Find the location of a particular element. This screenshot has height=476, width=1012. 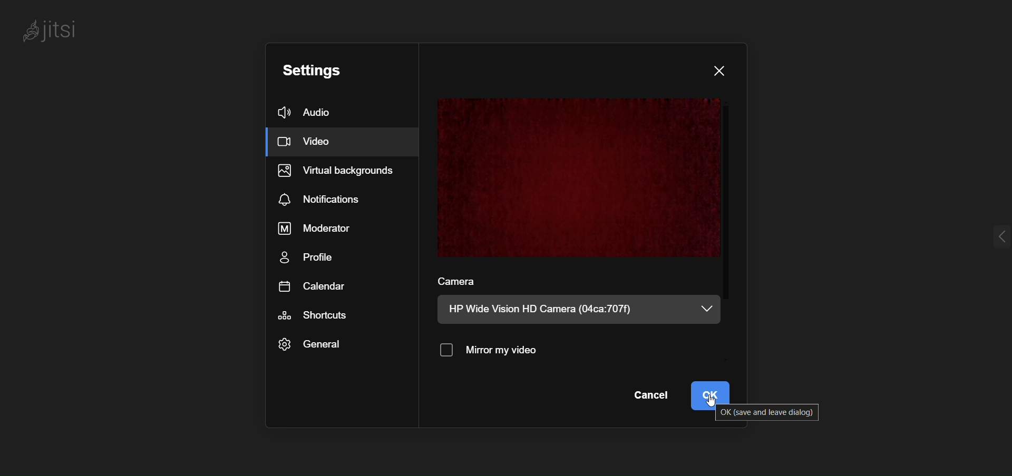

preview is located at coordinates (581, 177).